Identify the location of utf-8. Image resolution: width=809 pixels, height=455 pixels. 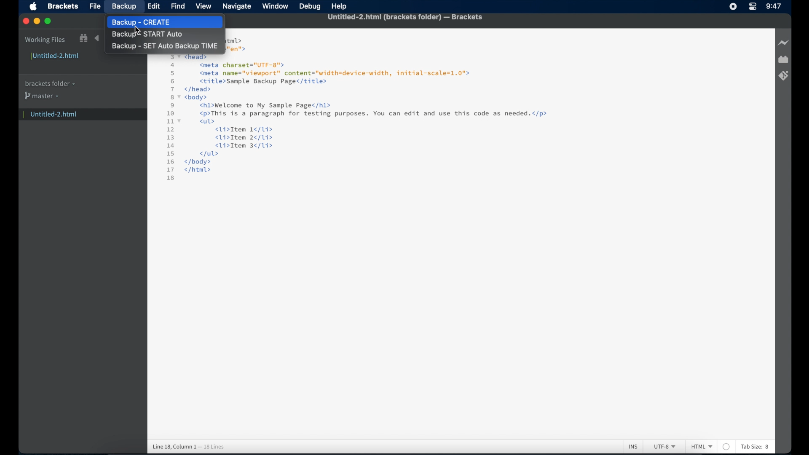
(665, 447).